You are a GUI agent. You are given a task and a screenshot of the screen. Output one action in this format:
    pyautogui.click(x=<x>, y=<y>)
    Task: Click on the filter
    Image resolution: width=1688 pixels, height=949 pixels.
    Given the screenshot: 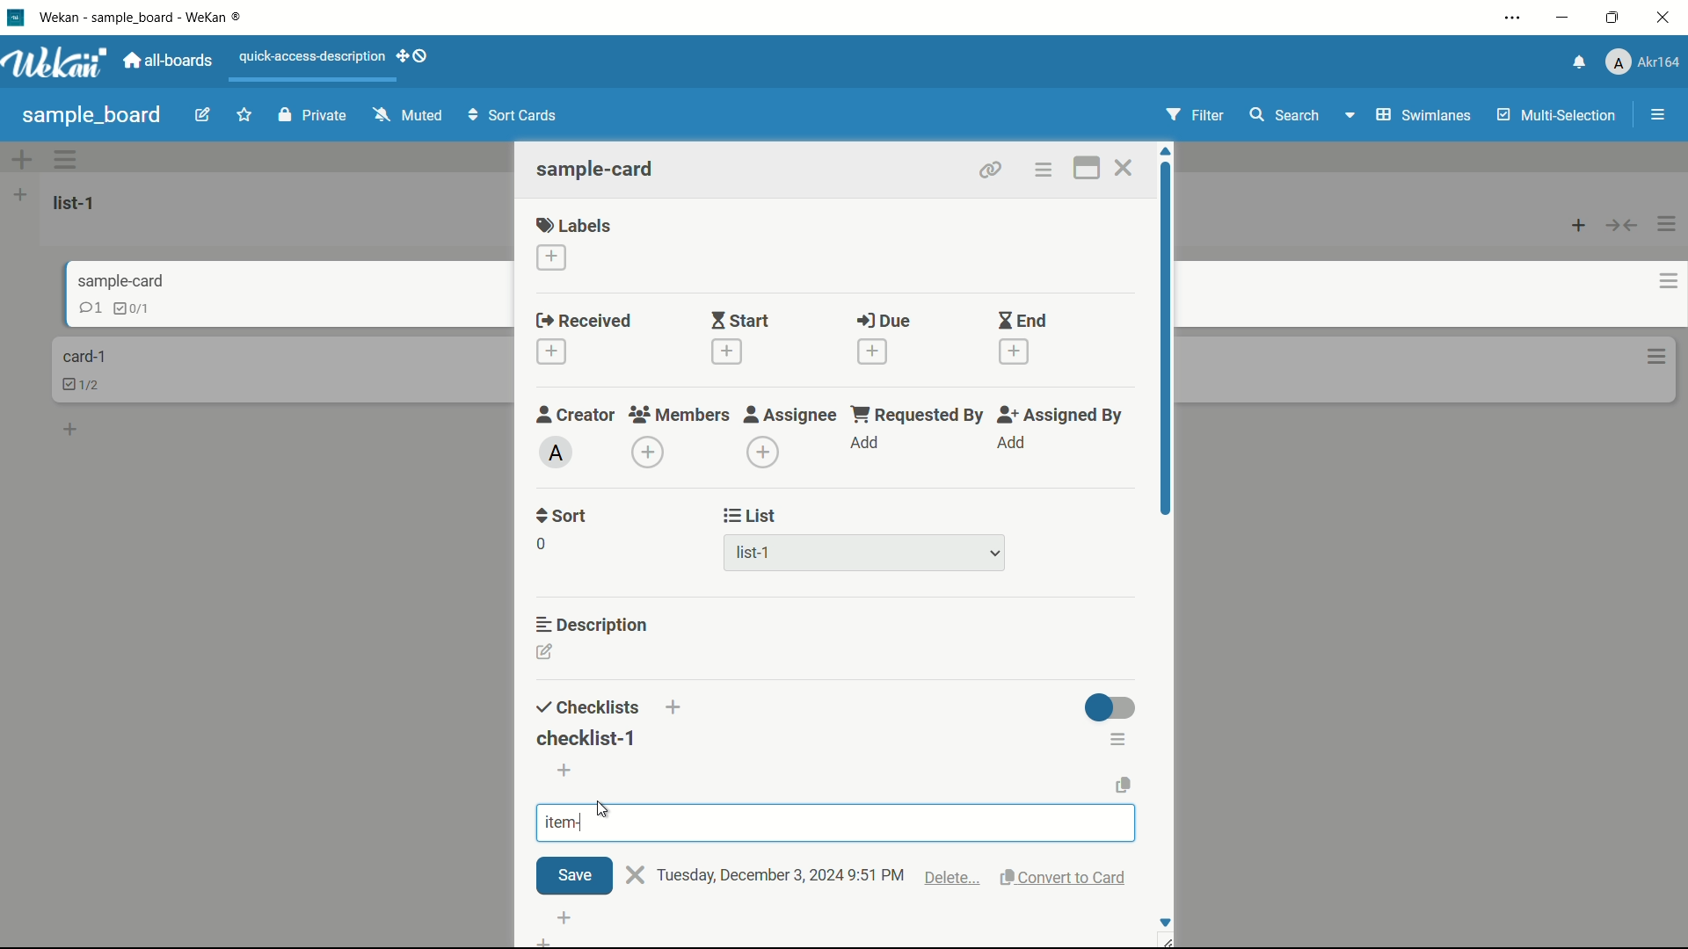 What is the action you would take?
    pyautogui.click(x=1195, y=114)
    